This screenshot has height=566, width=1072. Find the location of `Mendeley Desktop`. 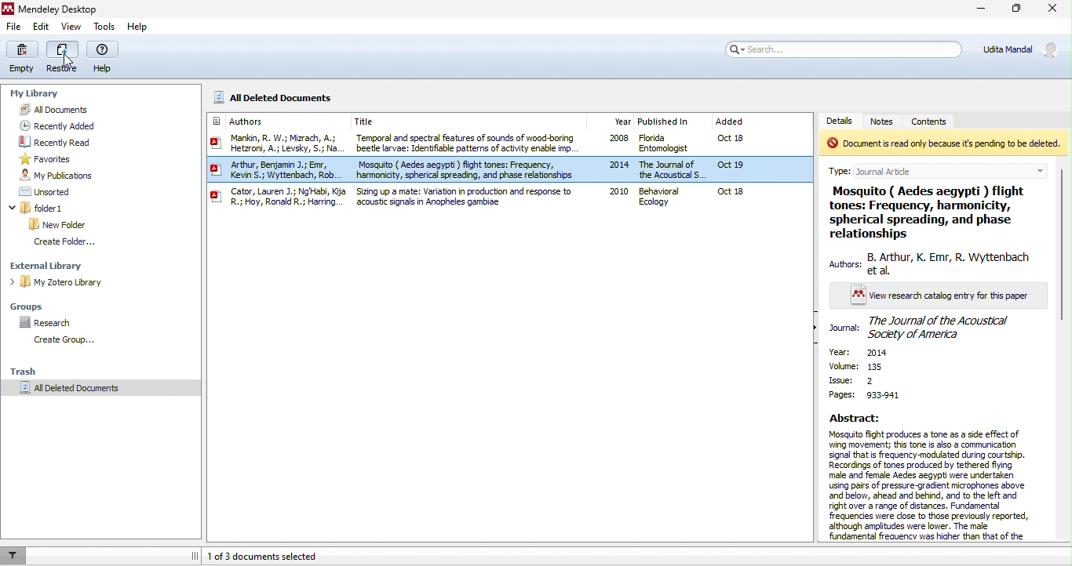

Mendeley Desktop is located at coordinates (53, 9).